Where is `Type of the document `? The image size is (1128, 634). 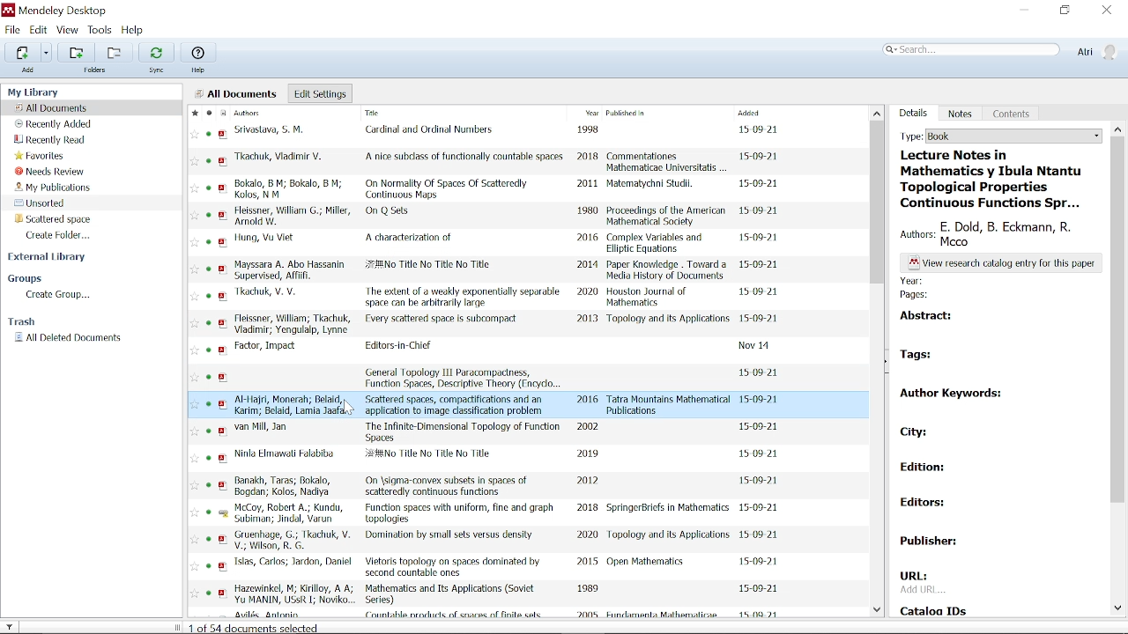
Type of the document  is located at coordinates (1118, 129).